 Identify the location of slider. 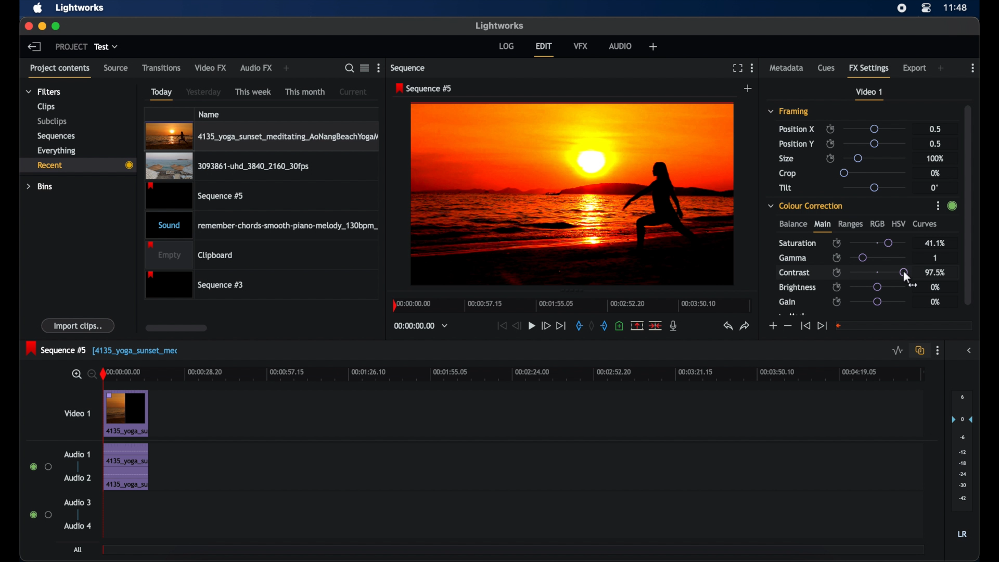
(878, 287).